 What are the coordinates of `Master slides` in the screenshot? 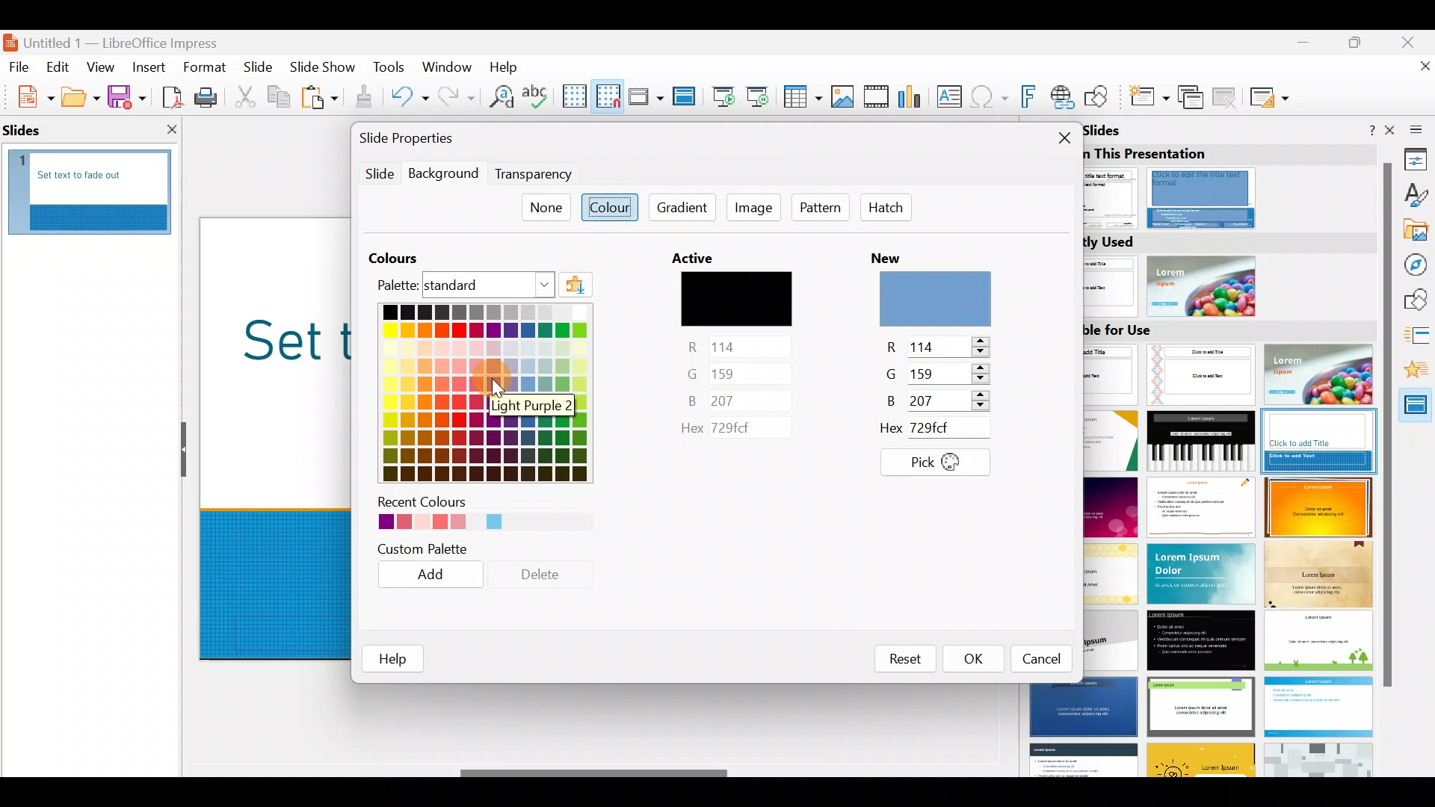 It's located at (1417, 410).